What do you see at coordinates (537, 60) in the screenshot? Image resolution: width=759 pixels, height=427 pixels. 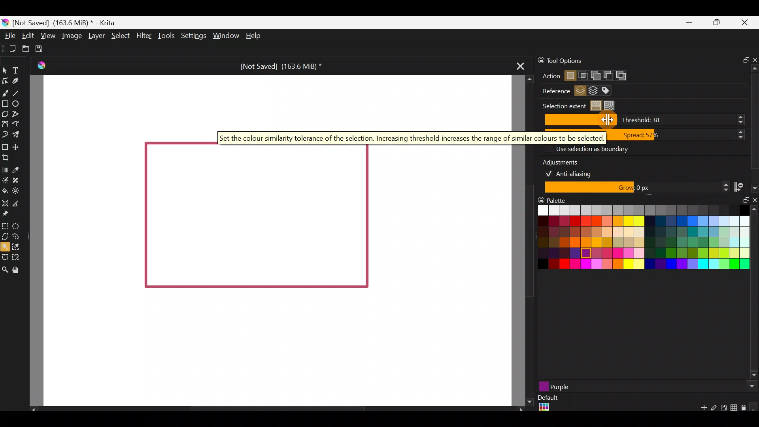 I see `Lock docker` at bounding box center [537, 60].